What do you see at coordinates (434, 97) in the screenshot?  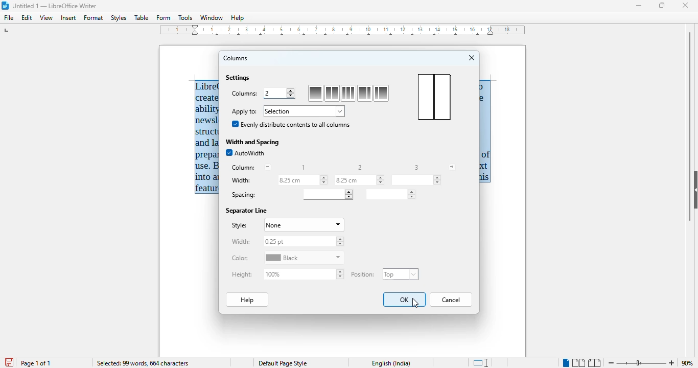 I see `page view with 2 columns` at bounding box center [434, 97].